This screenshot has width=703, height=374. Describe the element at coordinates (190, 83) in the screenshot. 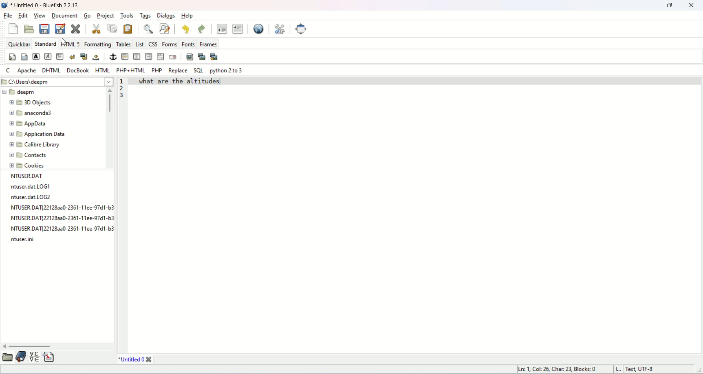

I see `text` at that location.